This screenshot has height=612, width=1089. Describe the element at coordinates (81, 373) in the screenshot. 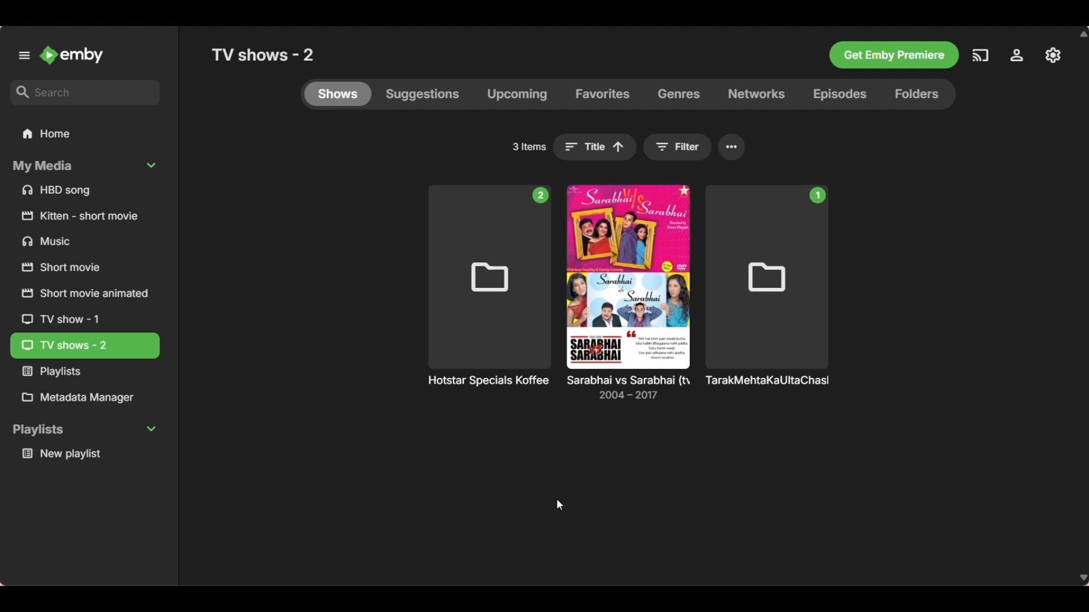

I see `` at that location.